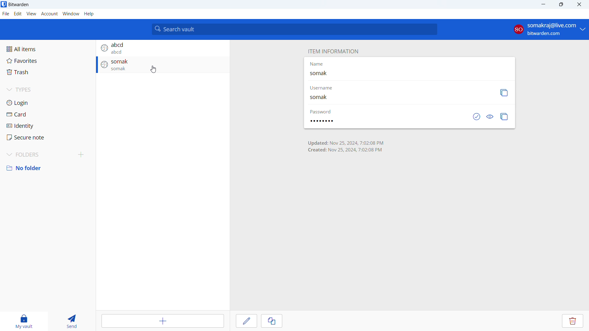 The height and width of the screenshot is (331, 589). Describe the element at coordinates (47, 138) in the screenshot. I see `secure note` at that location.